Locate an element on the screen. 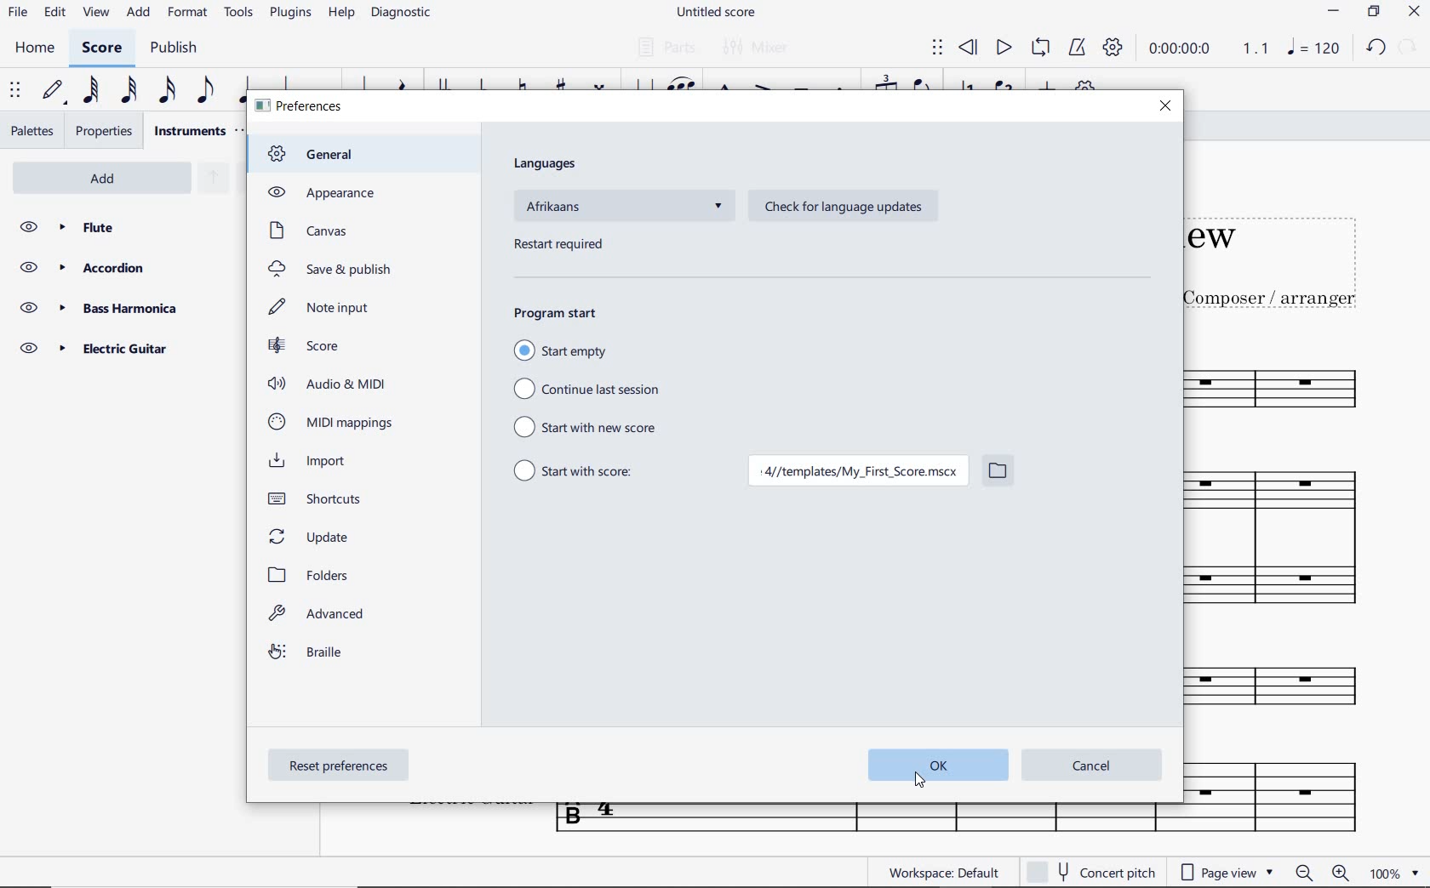 The width and height of the screenshot is (1430, 888). parts is located at coordinates (665, 48).